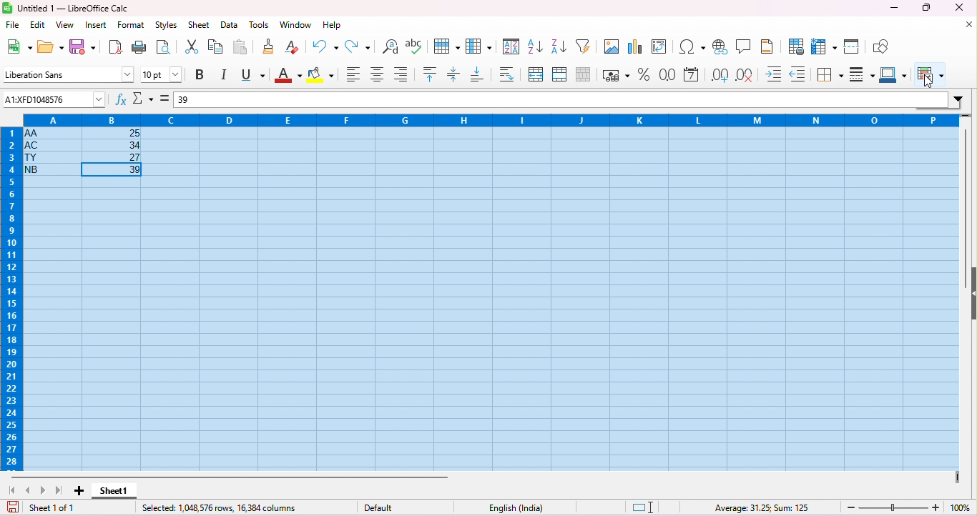 Image resolution: width=977 pixels, height=516 pixels. I want to click on wrap, so click(504, 74).